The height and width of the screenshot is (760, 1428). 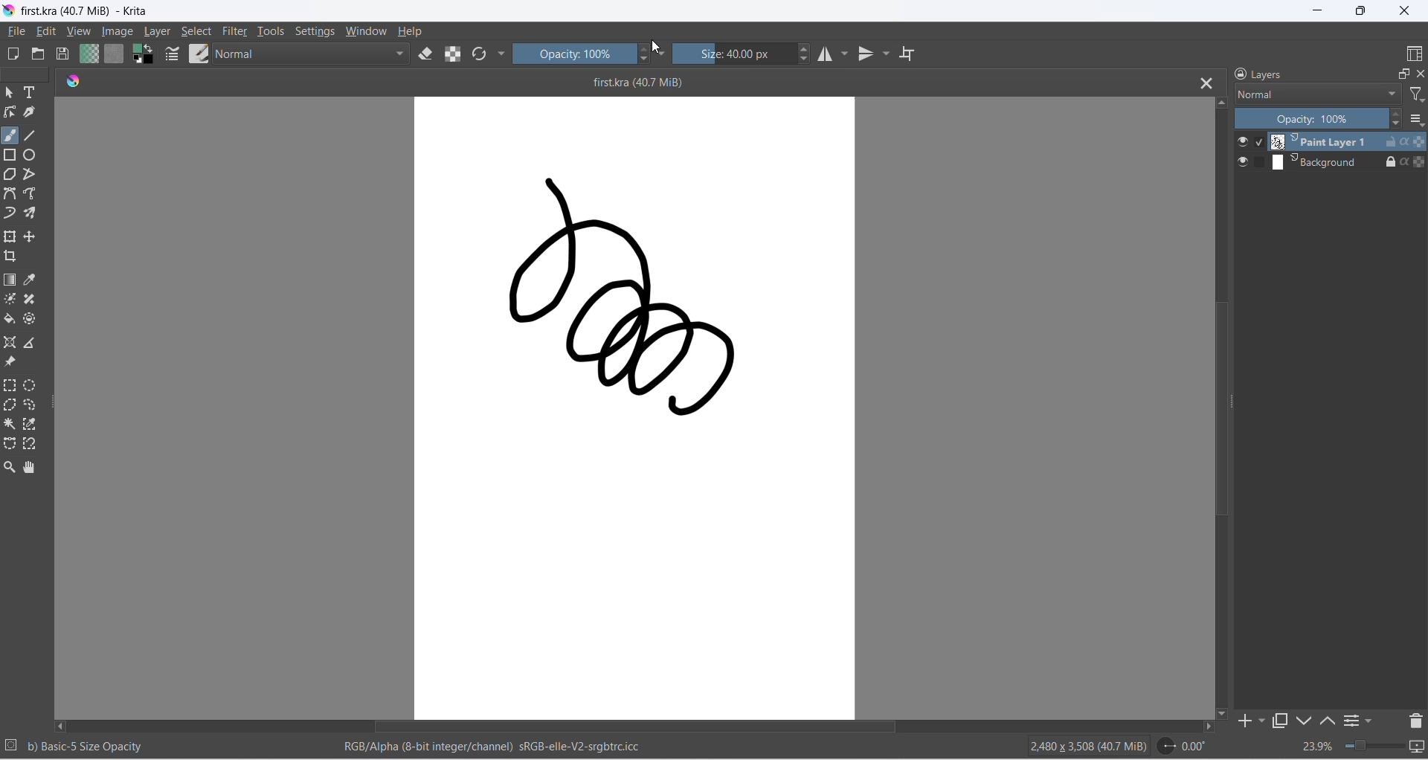 I want to click on duplicate layer, so click(x=1281, y=721).